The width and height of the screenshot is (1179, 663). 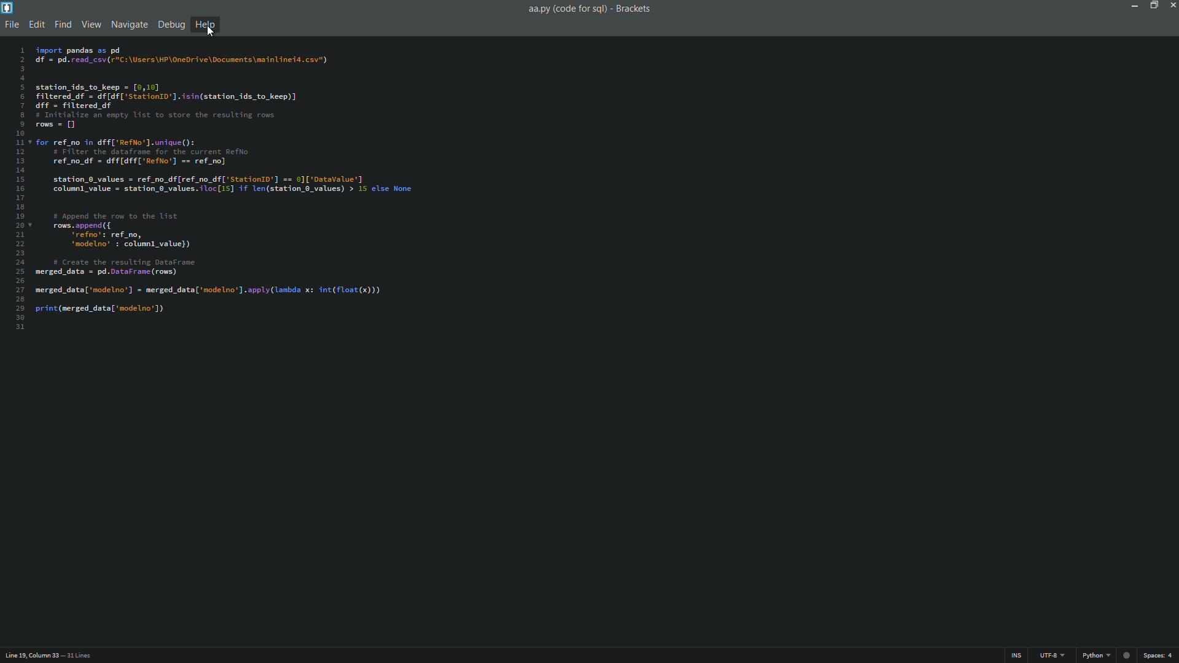 What do you see at coordinates (130, 25) in the screenshot?
I see `navigate menu` at bounding box center [130, 25].